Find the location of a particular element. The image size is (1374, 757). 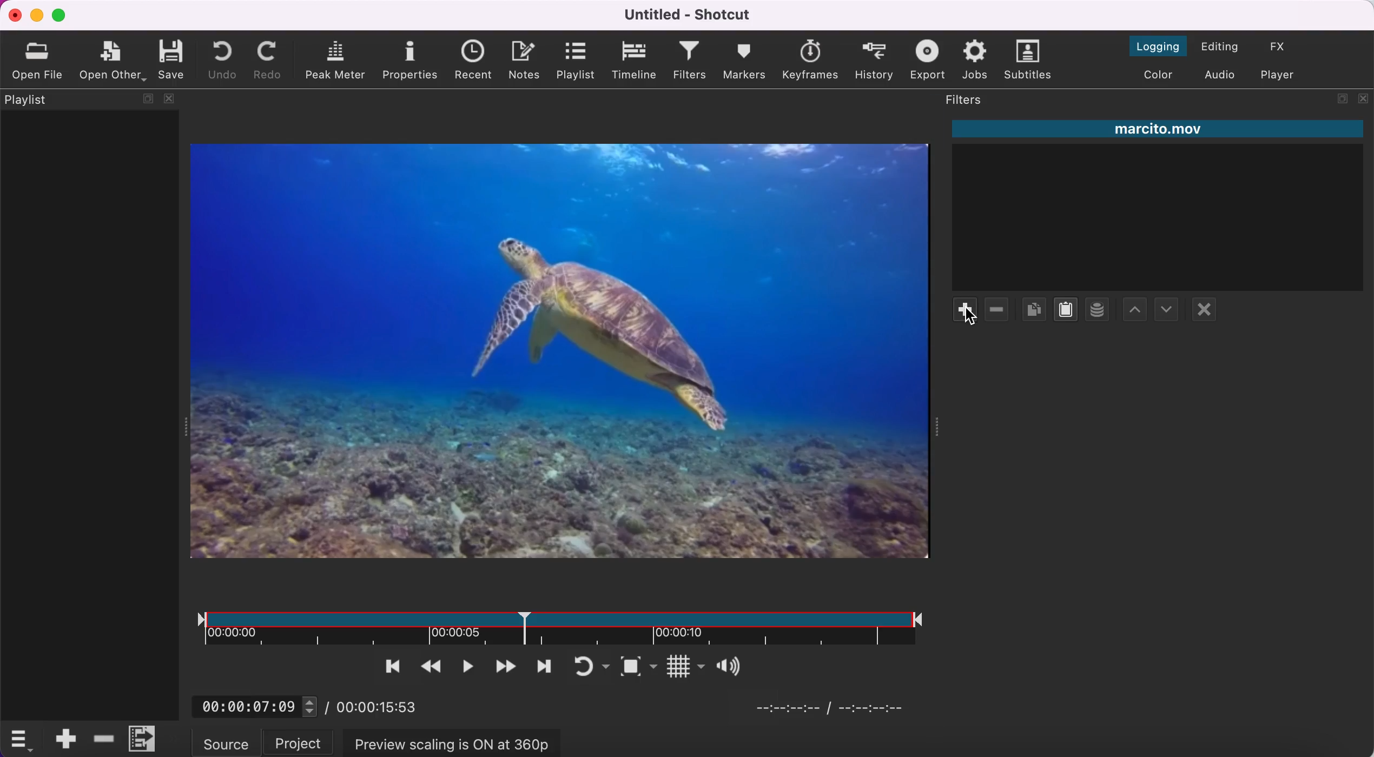

marcito.mov is located at coordinates (1156, 129).